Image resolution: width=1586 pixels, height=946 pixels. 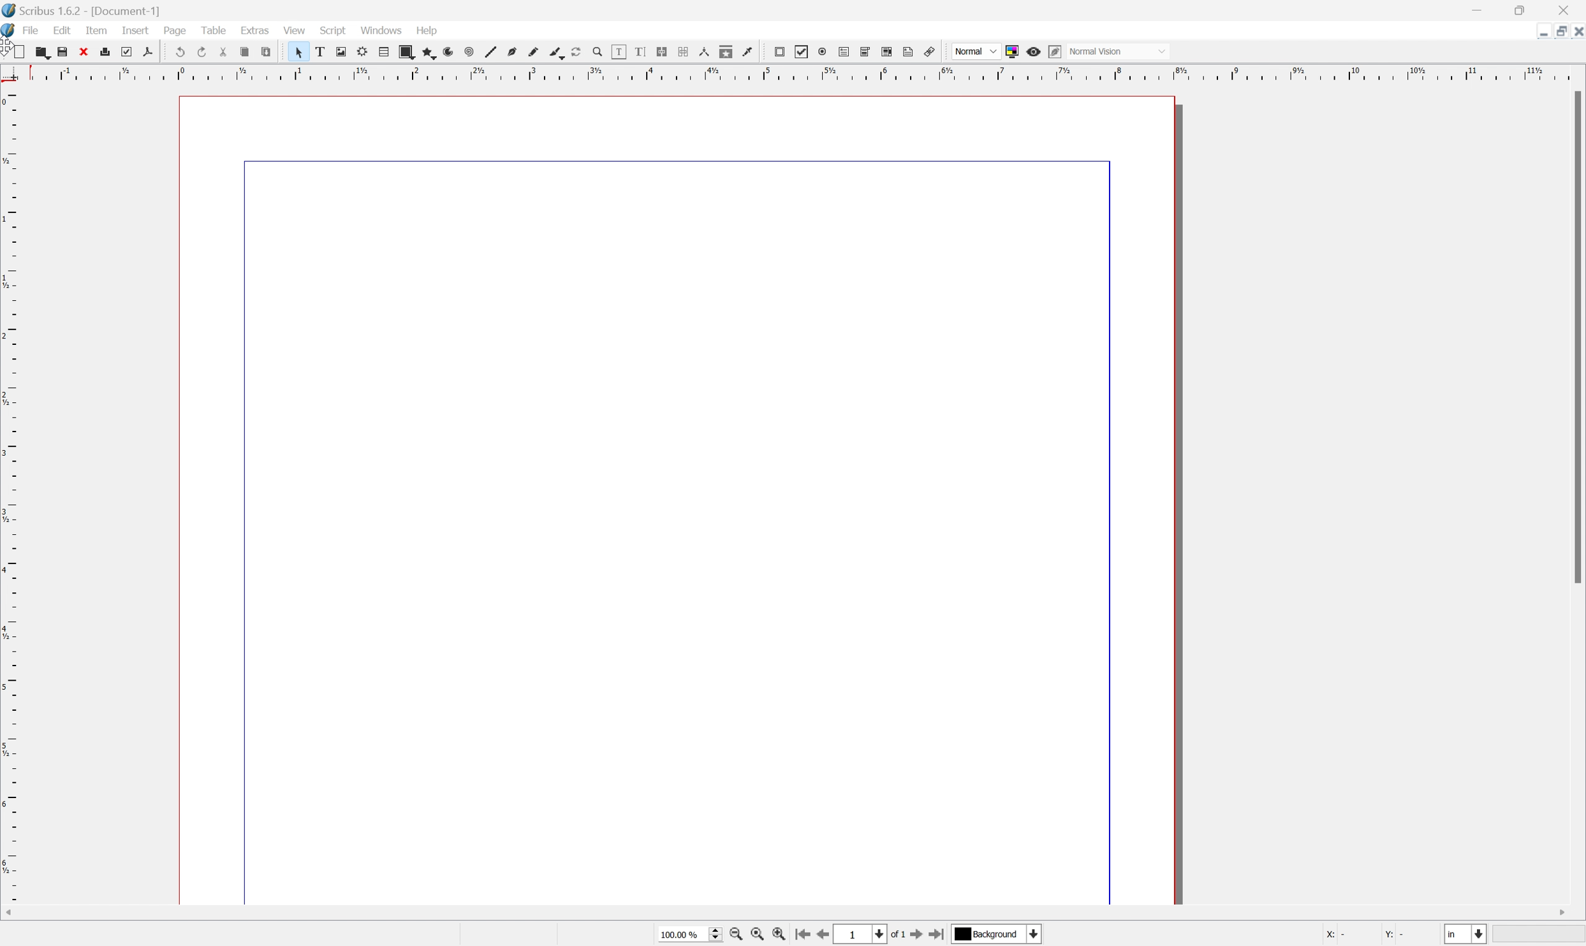 What do you see at coordinates (255, 31) in the screenshot?
I see `extras` at bounding box center [255, 31].